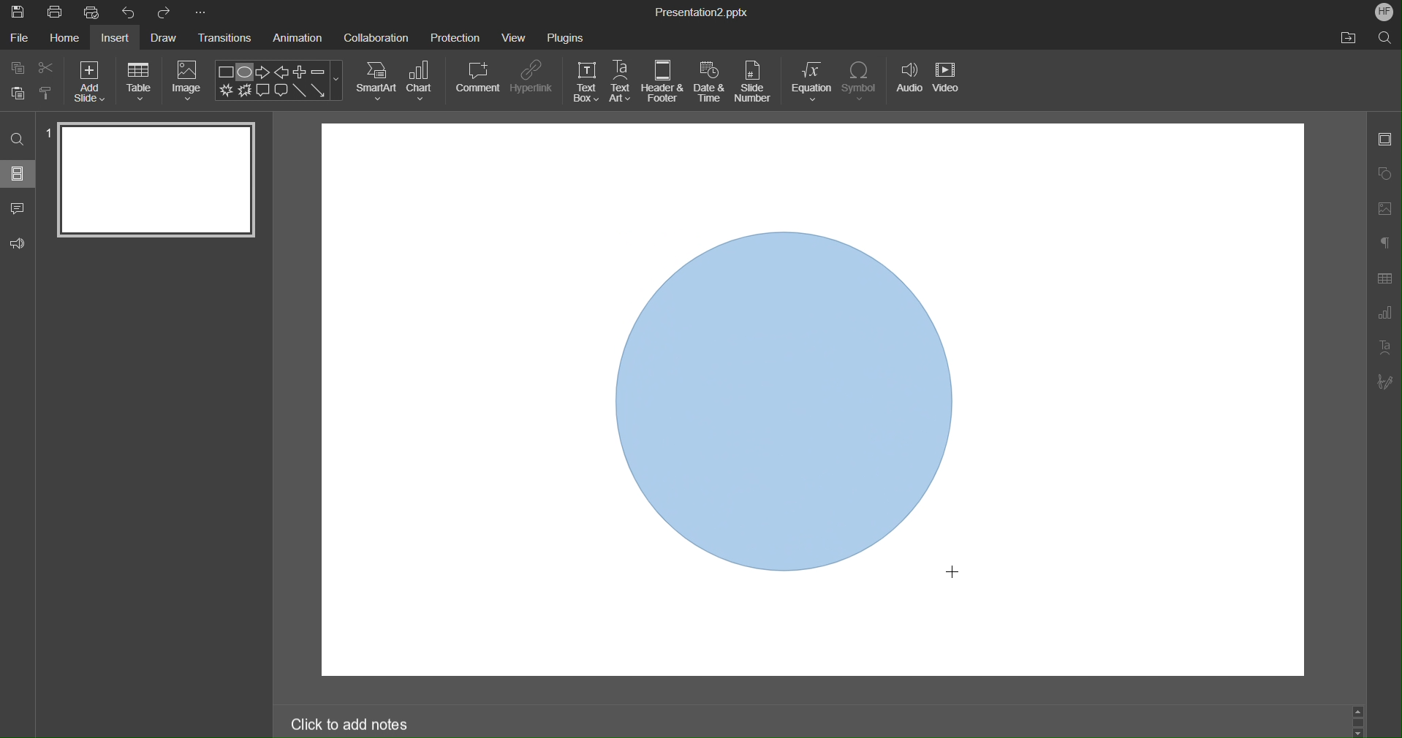 The image size is (1402, 738). Describe the element at coordinates (700, 14) in the screenshot. I see `Presentation2` at that location.